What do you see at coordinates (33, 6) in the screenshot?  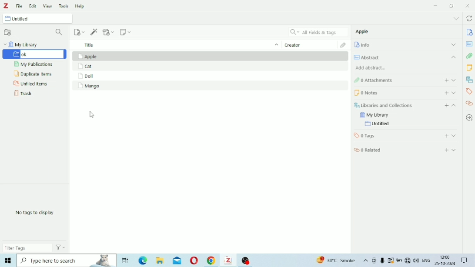 I see `Edit` at bounding box center [33, 6].